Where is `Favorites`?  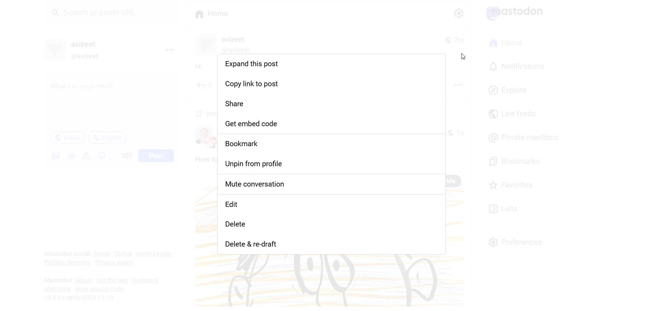 Favorites is located at coordinates (516, 184).